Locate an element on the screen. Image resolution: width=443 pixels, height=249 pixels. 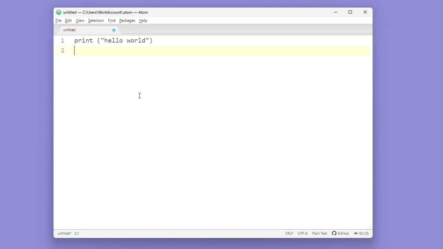
Selection is located at coordinates (96, 21).